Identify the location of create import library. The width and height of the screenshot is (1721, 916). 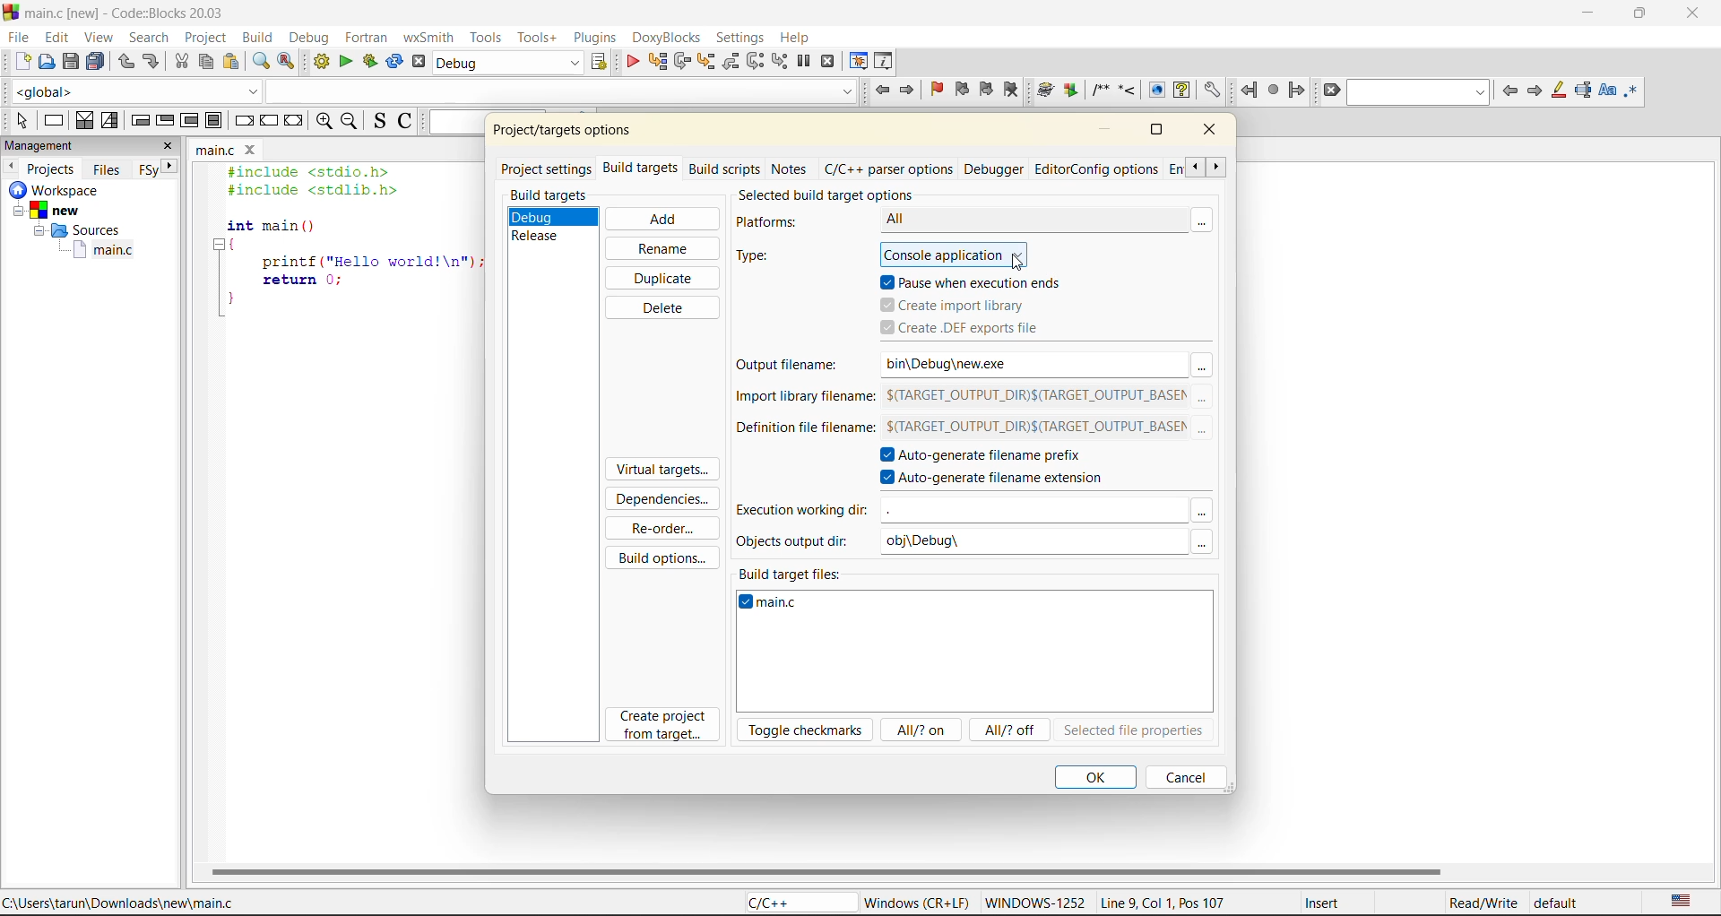
(956, 306).